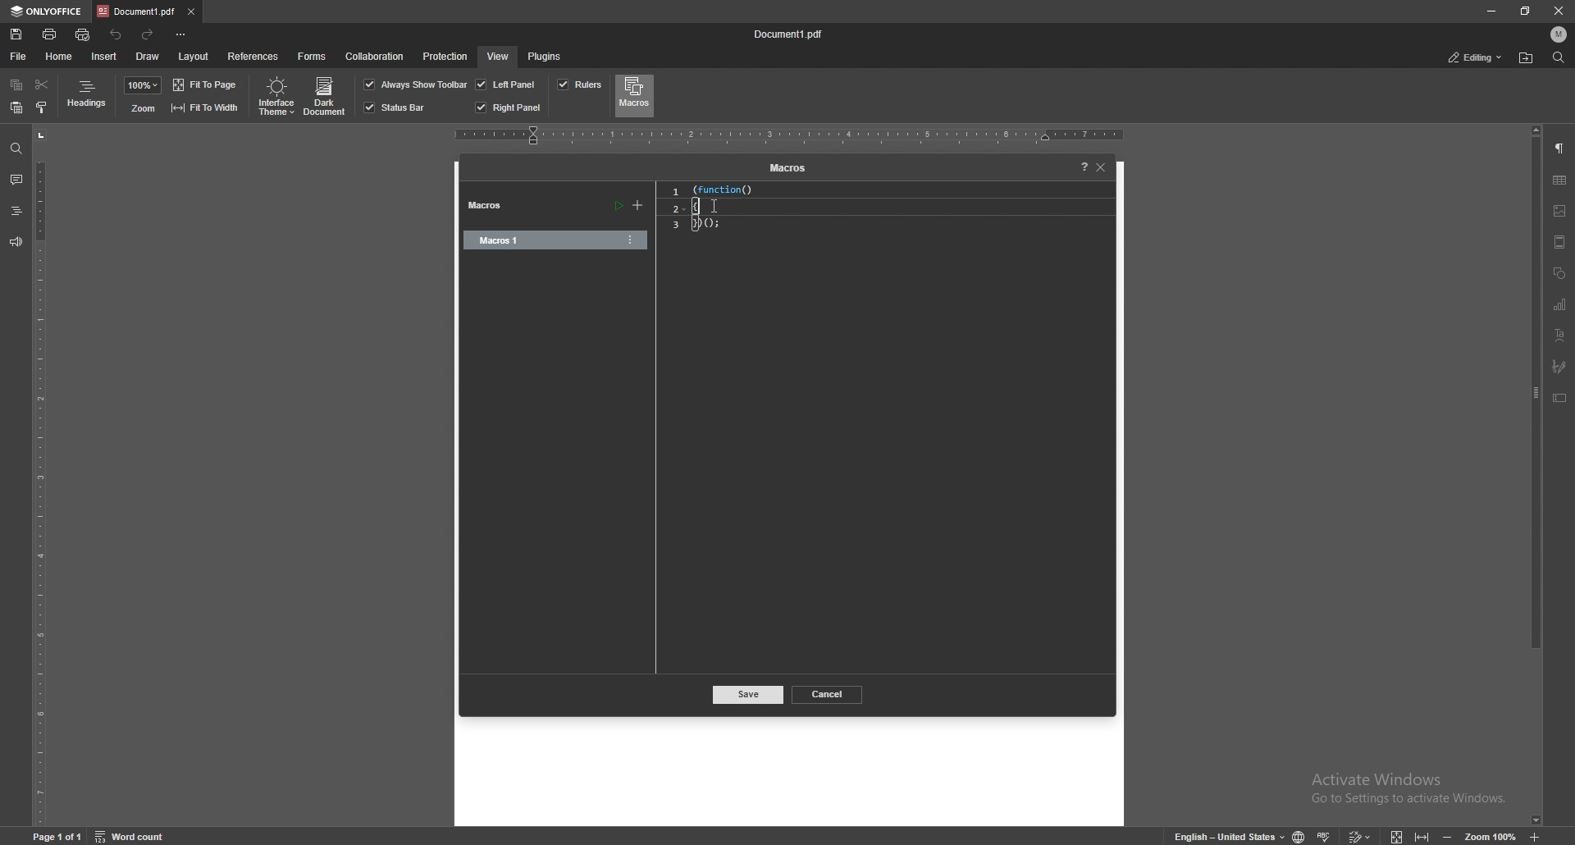 This screenshot has height=845, width=1575. I want to click on ();, so click(716, 225).